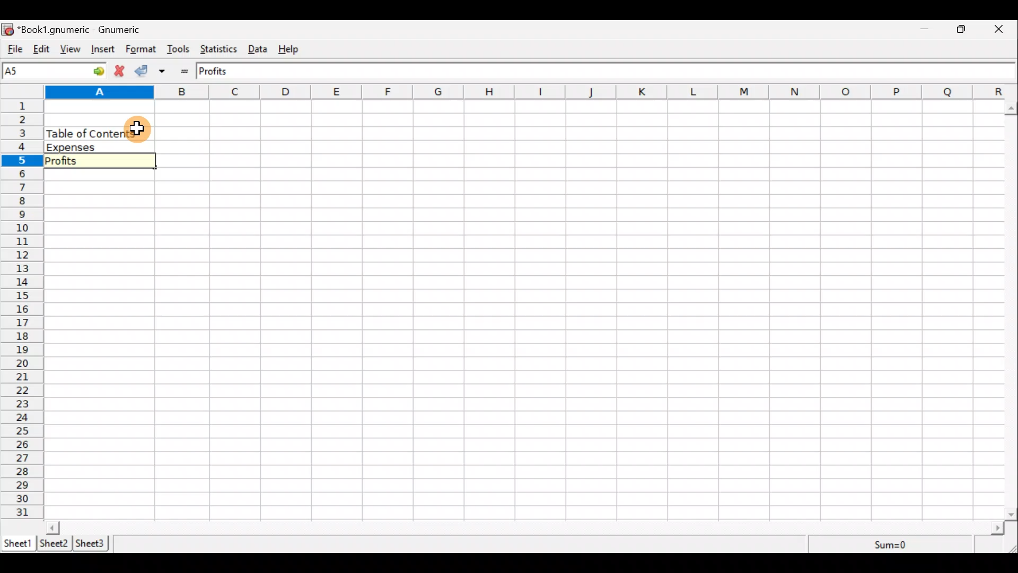 This screenshot has width=1018, height=573. I want to click on scroll down, so click(1012, 514).